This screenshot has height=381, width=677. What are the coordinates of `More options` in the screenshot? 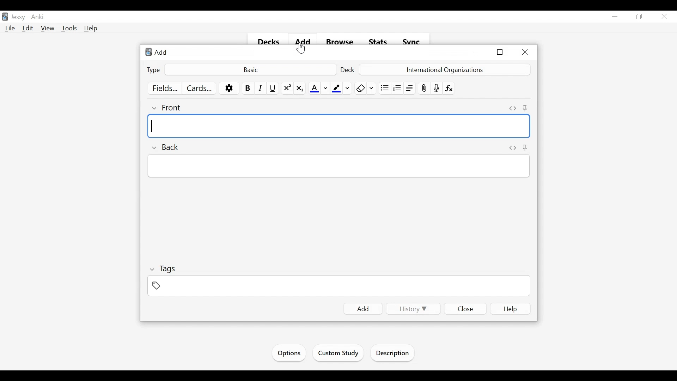 It's located at (229, 88).